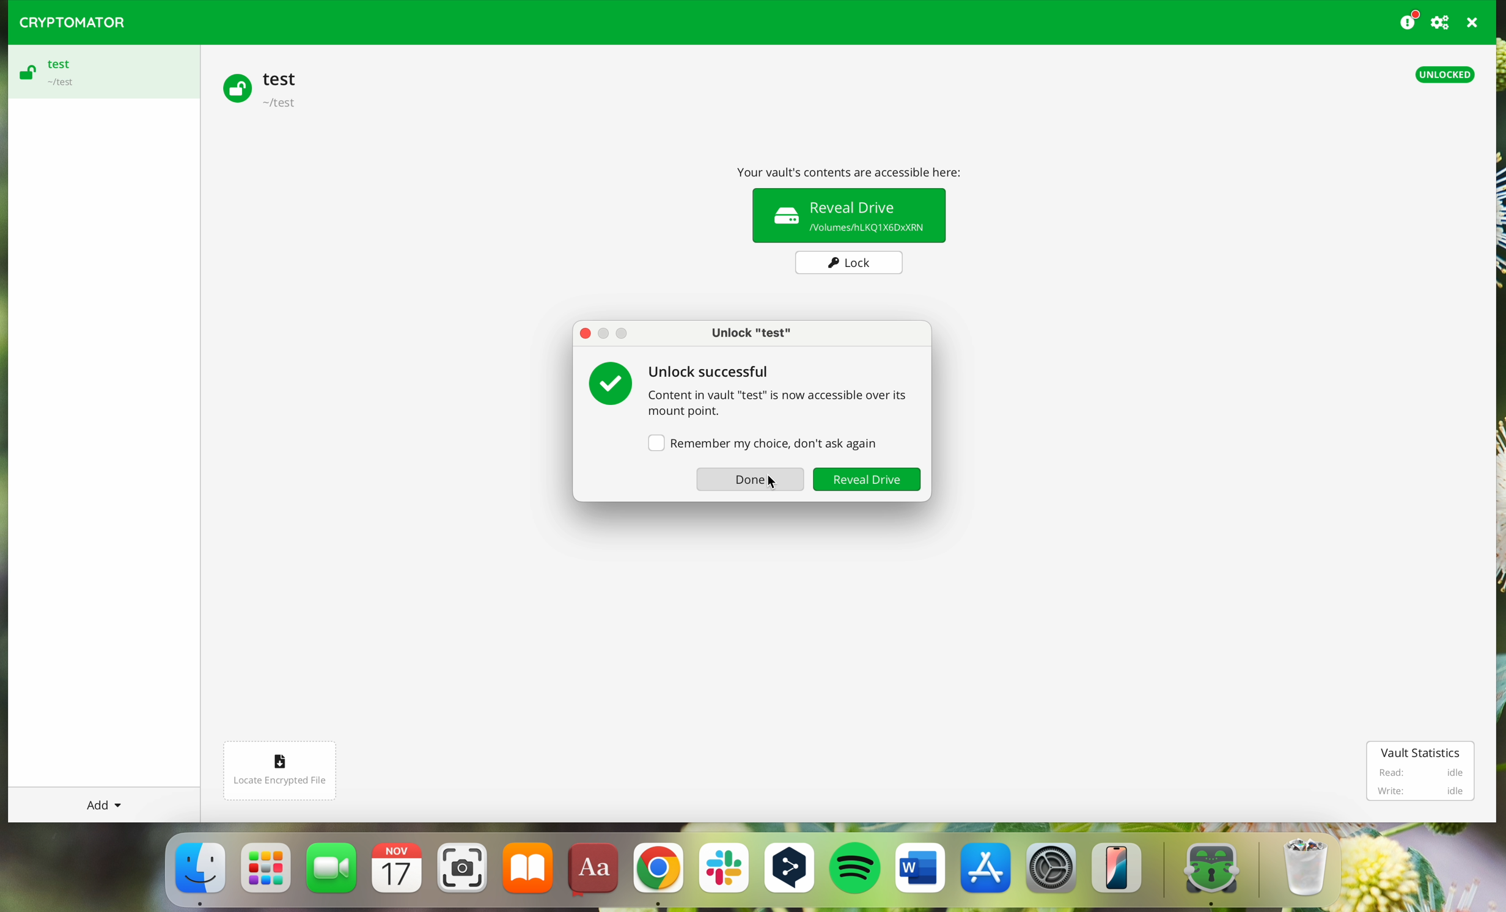  I want to click on settings, so click(1052, 874).